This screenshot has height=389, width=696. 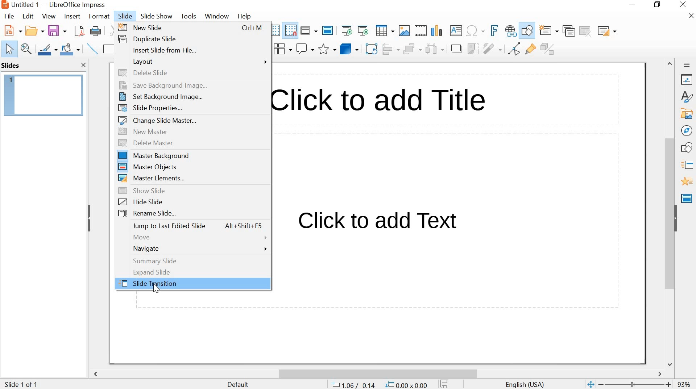 I want to click on HELP, so click(x=244, y=17).